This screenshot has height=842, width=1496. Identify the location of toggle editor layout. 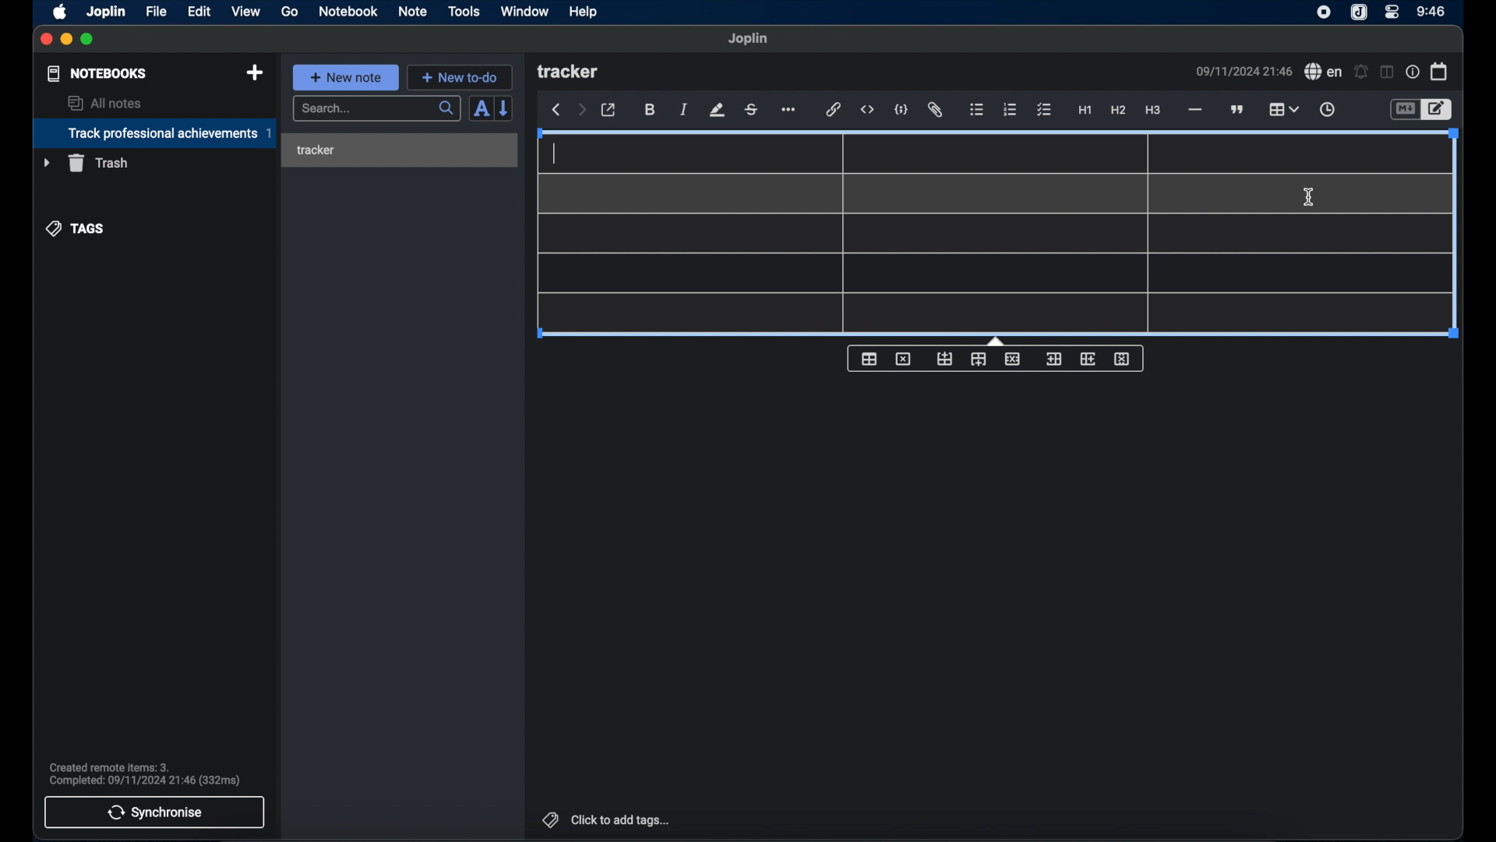
(1385, 73).